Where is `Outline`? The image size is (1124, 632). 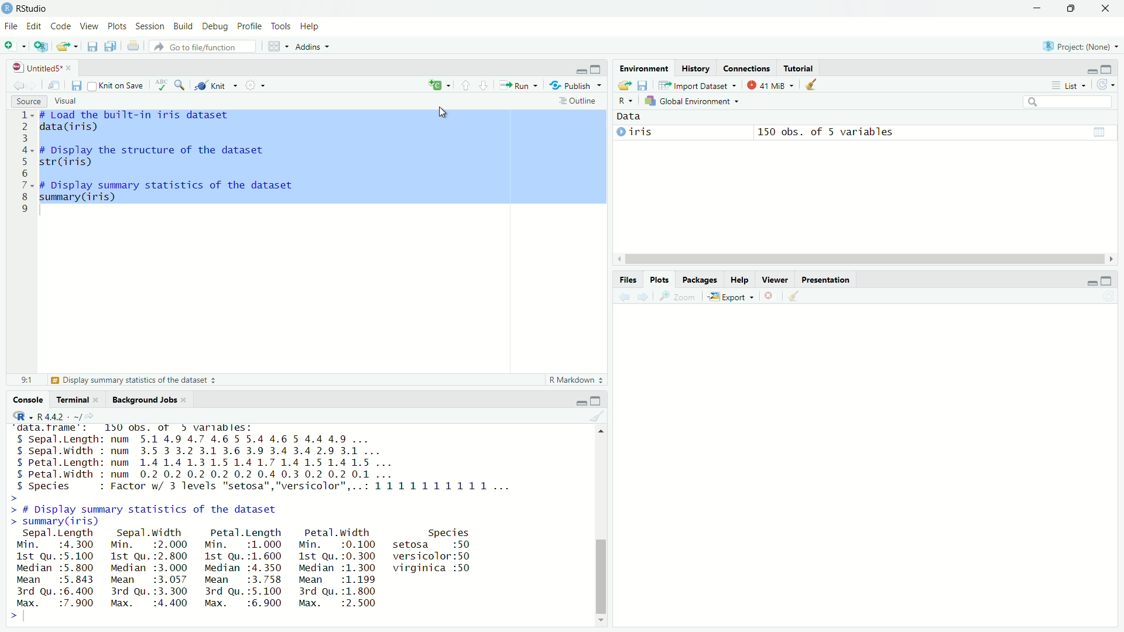
Outline is located at coordinates (581, 102).